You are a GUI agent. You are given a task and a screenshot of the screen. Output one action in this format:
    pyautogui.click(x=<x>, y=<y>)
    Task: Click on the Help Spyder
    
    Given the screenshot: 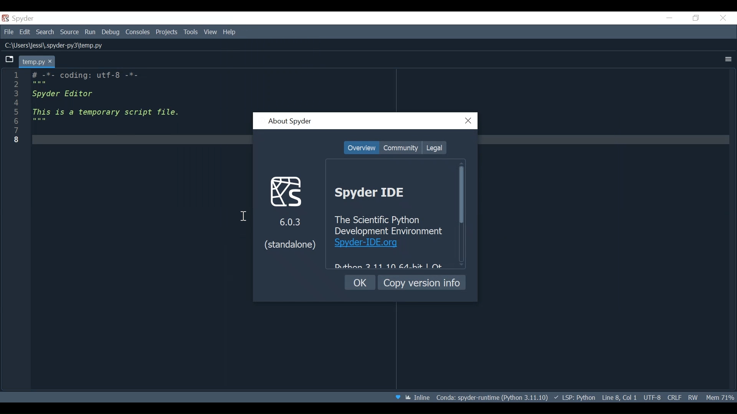 What is the action you would take?
    pyautogui.click(x=398, y=398)
    